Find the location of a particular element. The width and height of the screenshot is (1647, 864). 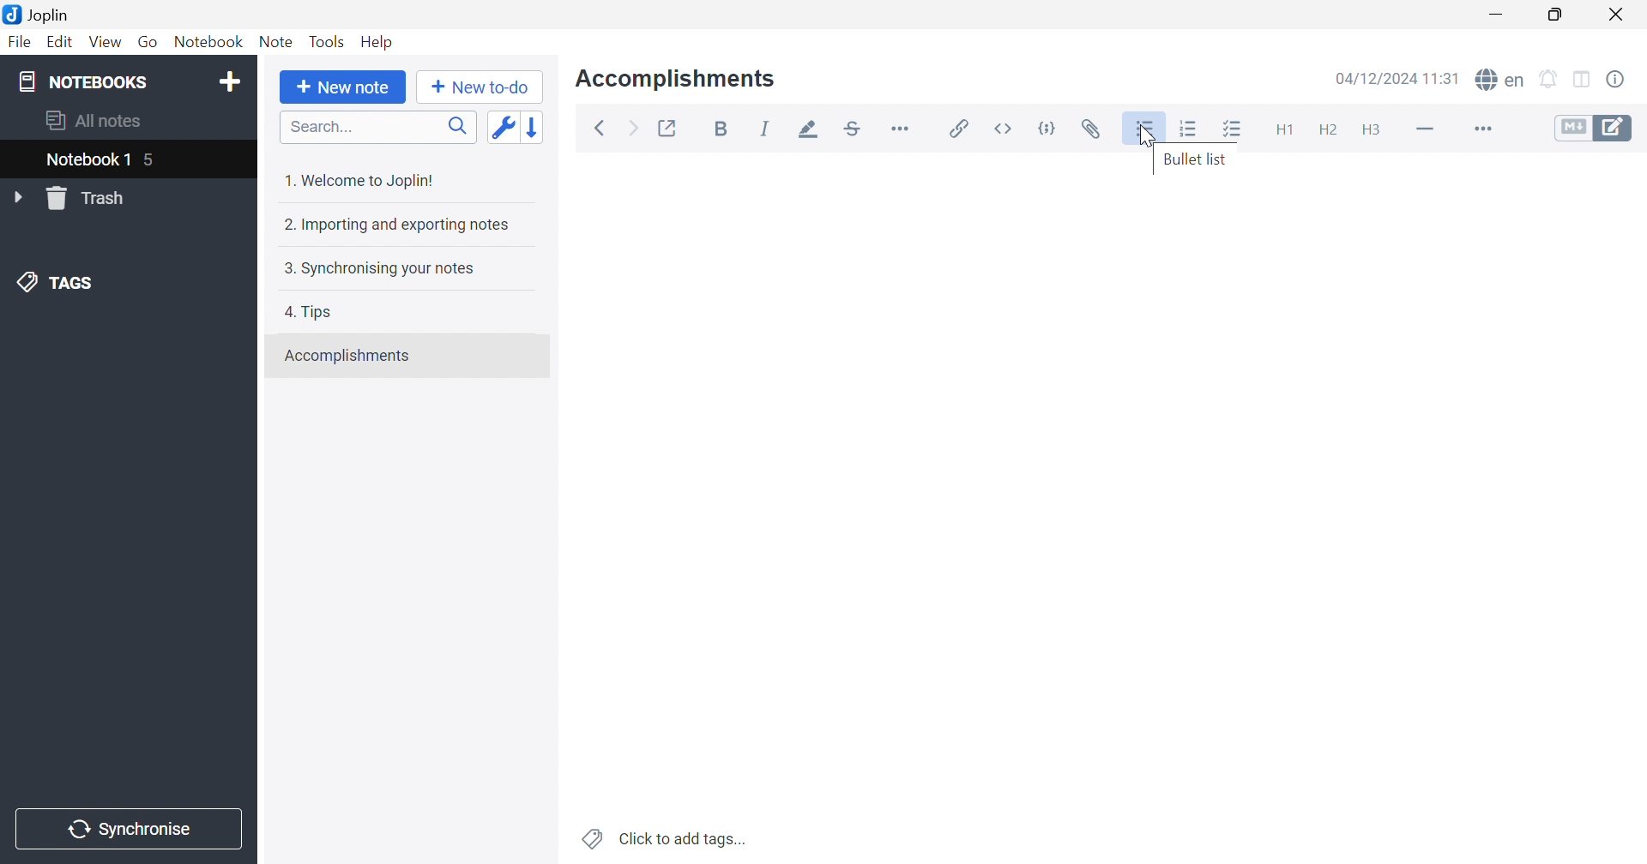

1. Welcome to Joplin! is located at coordinates (365, 180).